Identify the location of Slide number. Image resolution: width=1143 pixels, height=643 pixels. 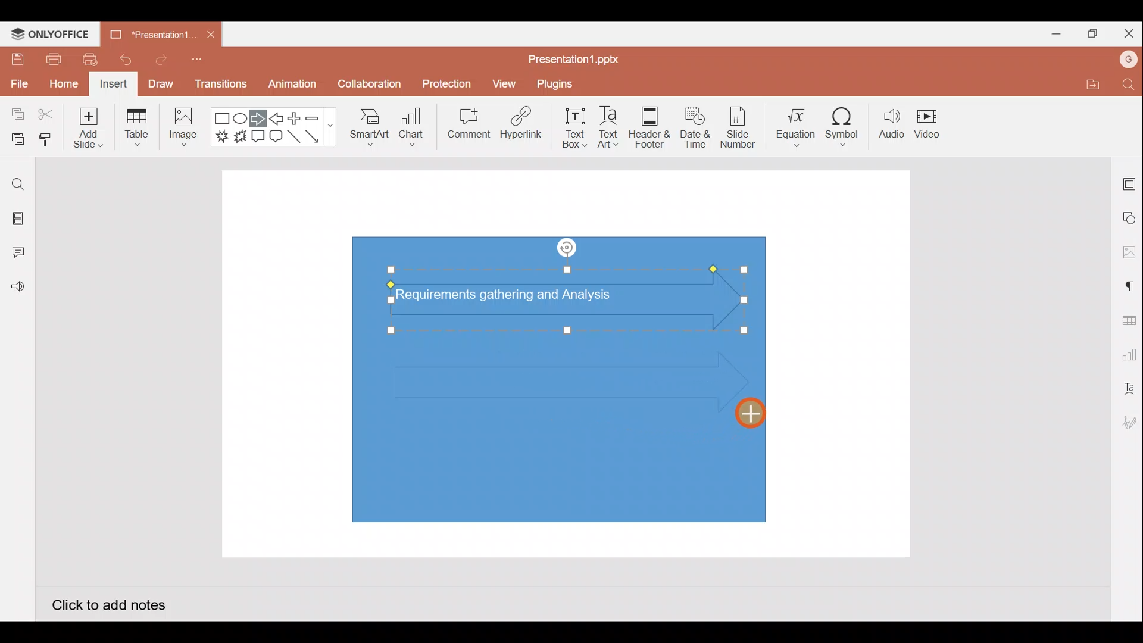
(737, 127).